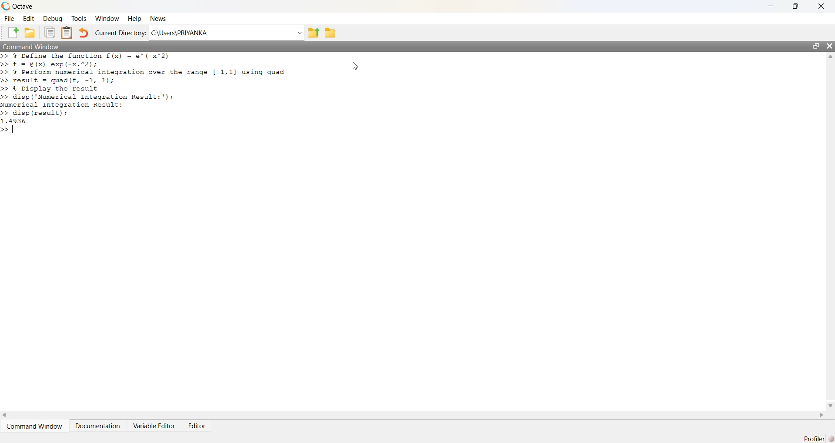 Image resolution: width=835 pixels, height=443 pixels. I want to click on Current Directory:, so click(120, 32).